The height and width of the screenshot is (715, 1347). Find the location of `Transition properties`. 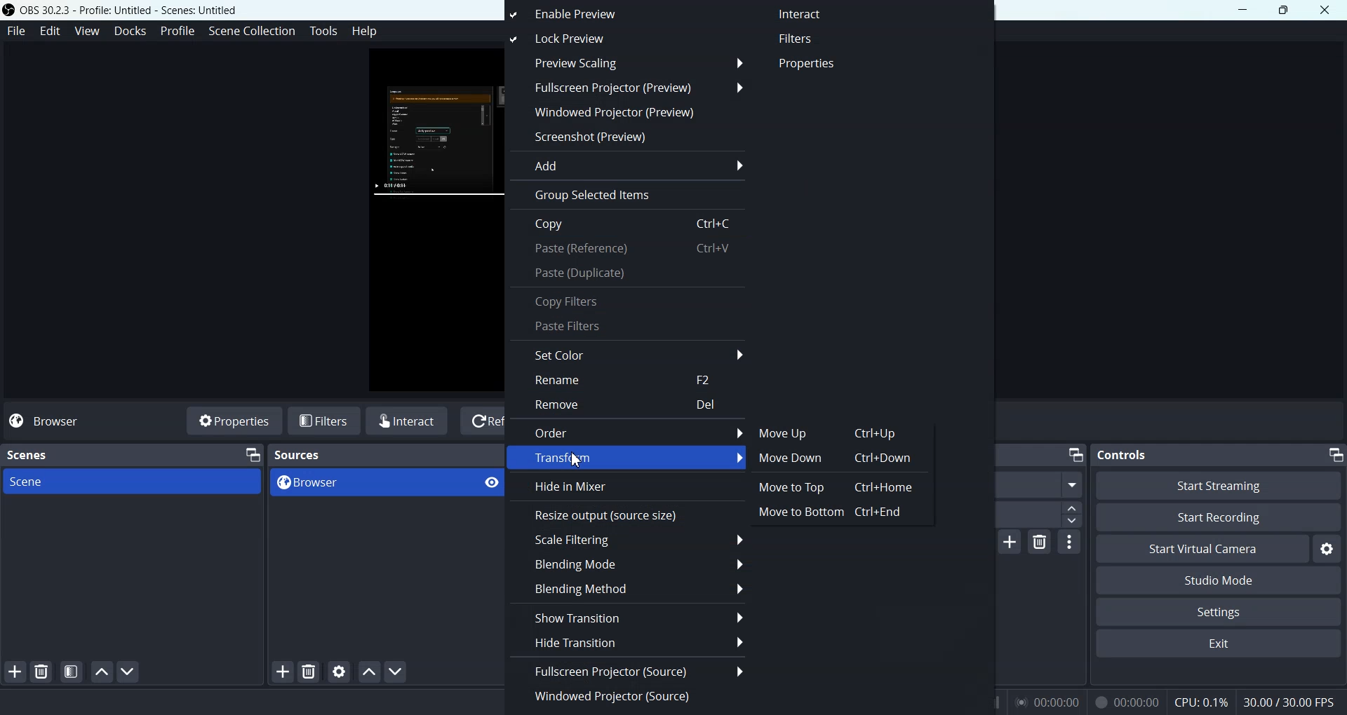

Transition properties is located at coordinates (1070, 544).